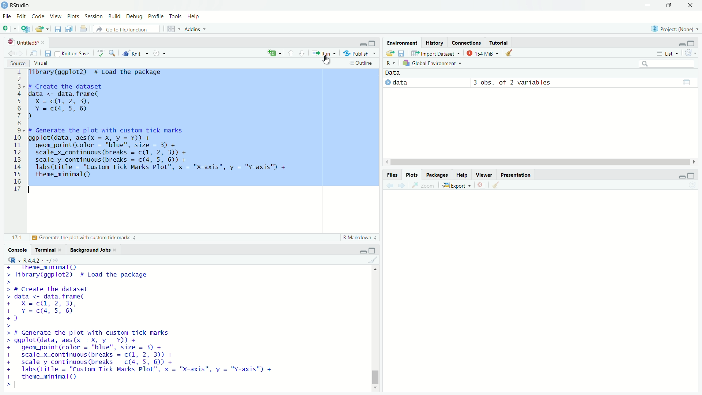 Image resolution: width=702 pixels, height=395 pixels. What do you see at coordinates (304, 54) in the screenshot?
I see `go to next section/chunk` at bounding box center [304, 54].